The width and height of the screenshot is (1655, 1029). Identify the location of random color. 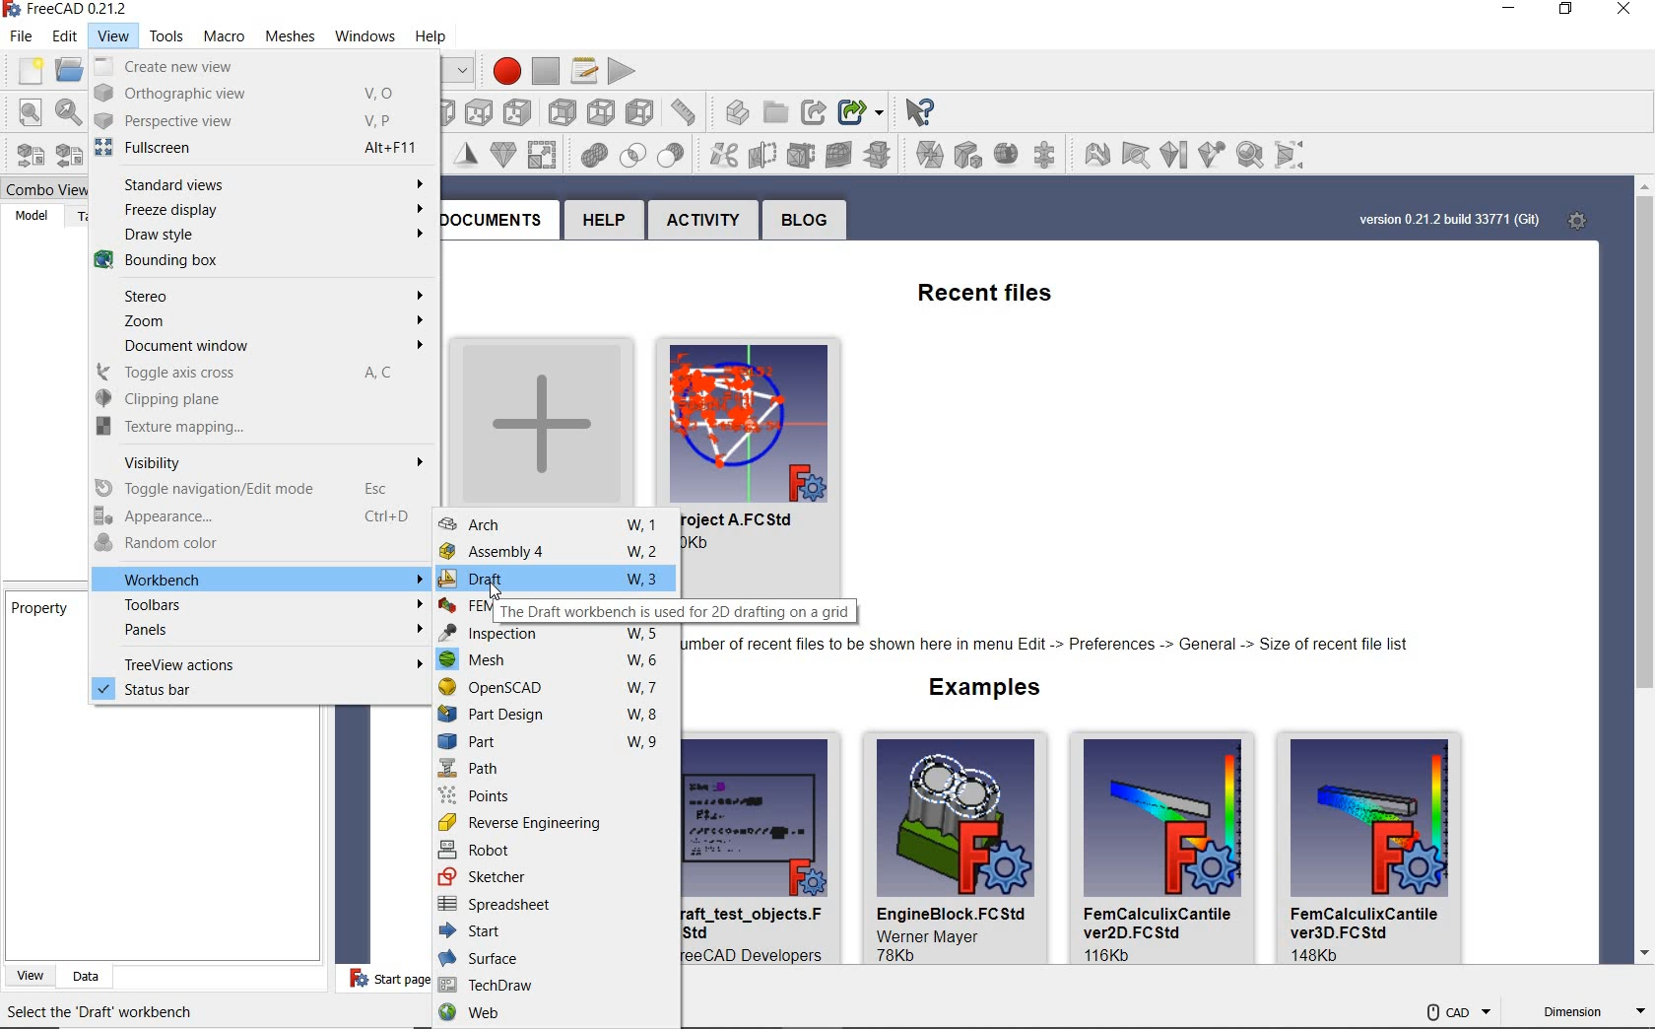
(256, 545).